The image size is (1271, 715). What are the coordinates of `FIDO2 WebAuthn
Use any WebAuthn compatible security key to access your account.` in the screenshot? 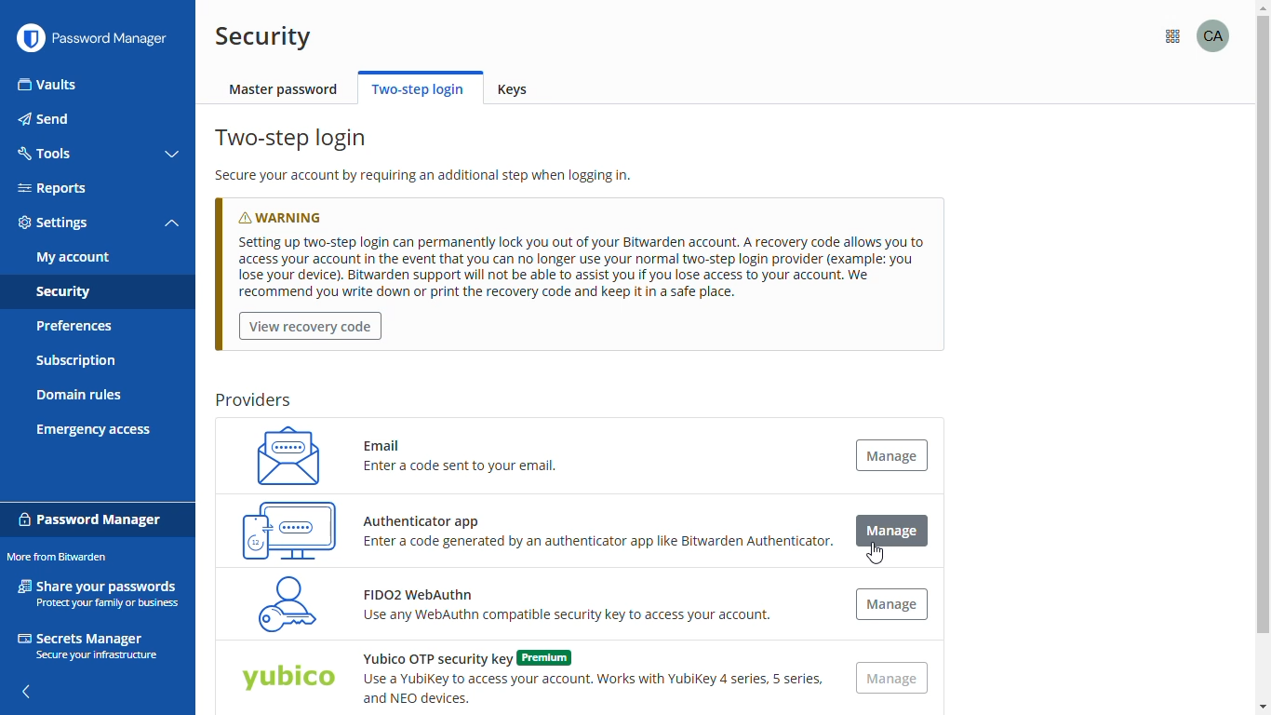 It's located at (572, 609).